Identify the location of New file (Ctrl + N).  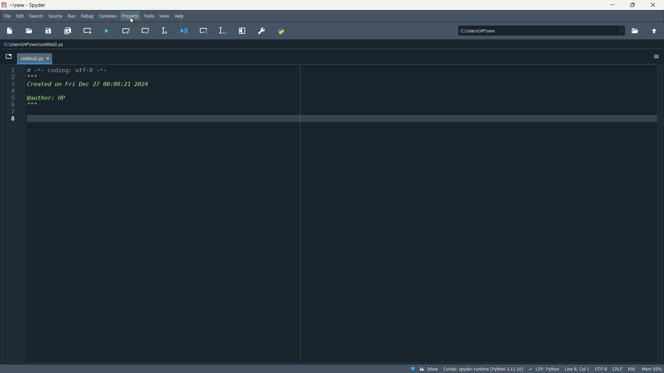
(11, 29).